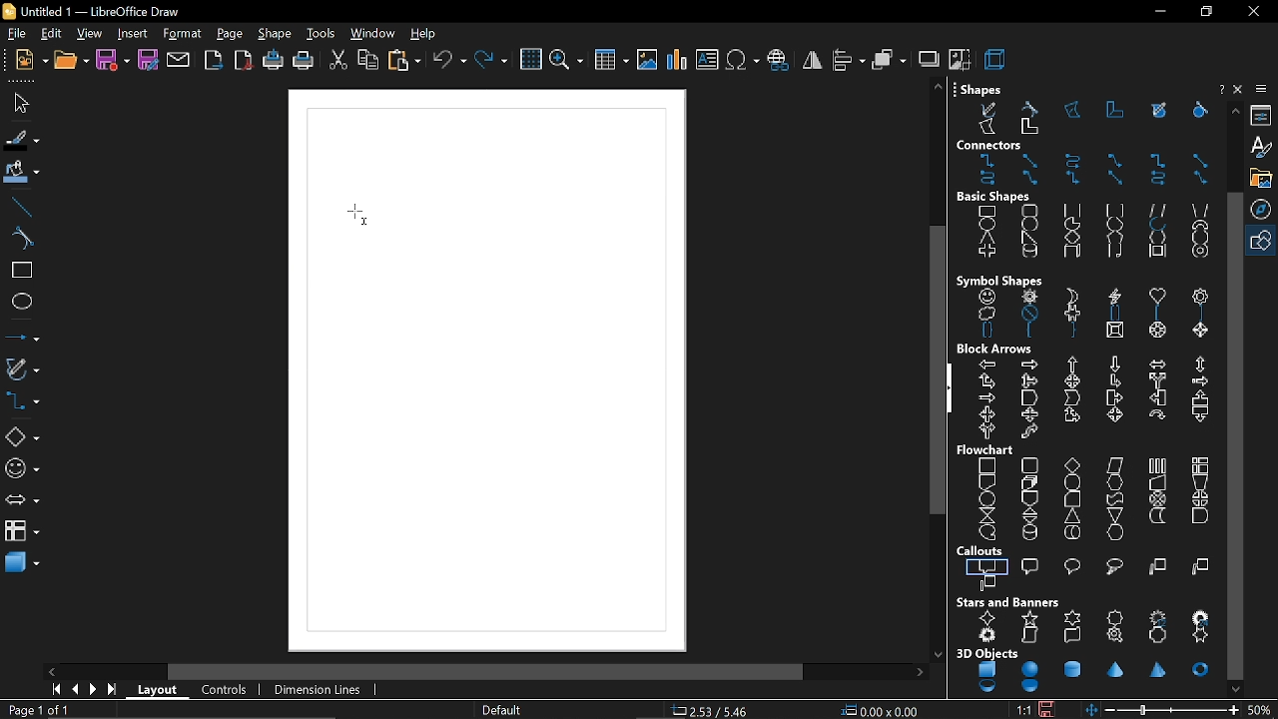 This screenshot has width=1278, height=719. What do you see at coordinates (323, 35) in the screenshot?
I see `tools` at bounding box center [323, 35].